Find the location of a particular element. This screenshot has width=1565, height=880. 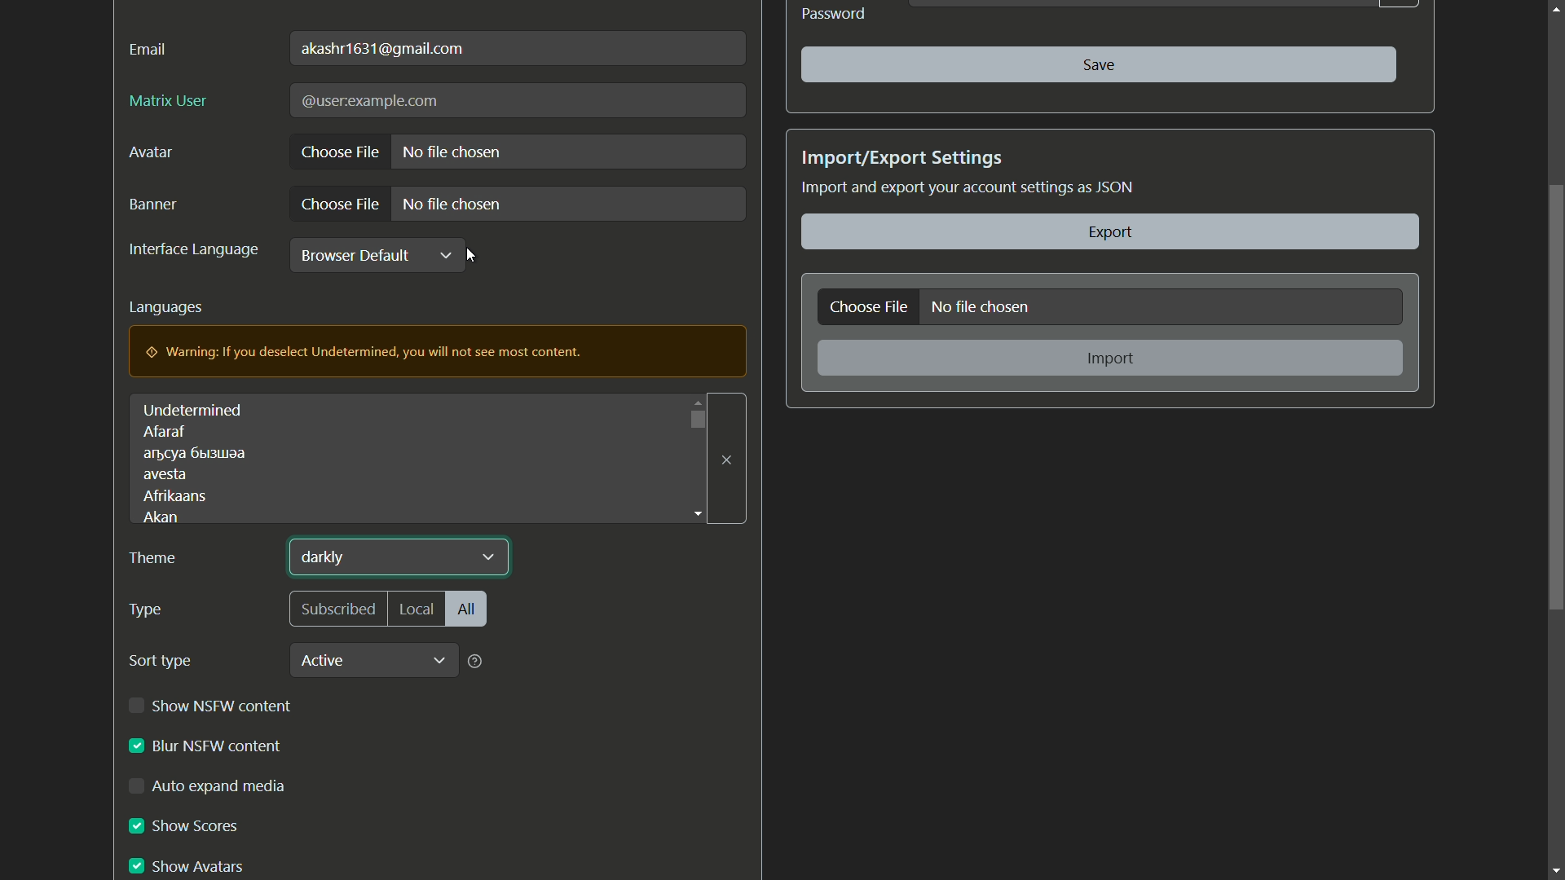

theme is located at coordinates (153, 559).